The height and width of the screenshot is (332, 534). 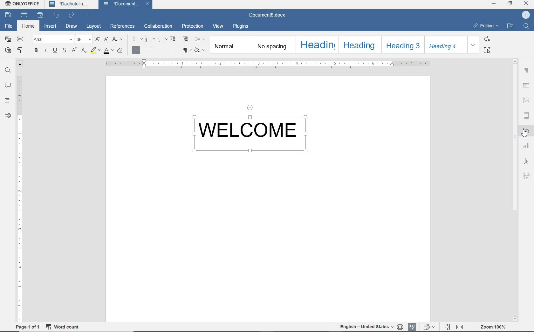 What do you see at coordinates (98, 40) in the screenshot?
I see `INCREMENT FONT SIZE` at bounding box center [98, 40].